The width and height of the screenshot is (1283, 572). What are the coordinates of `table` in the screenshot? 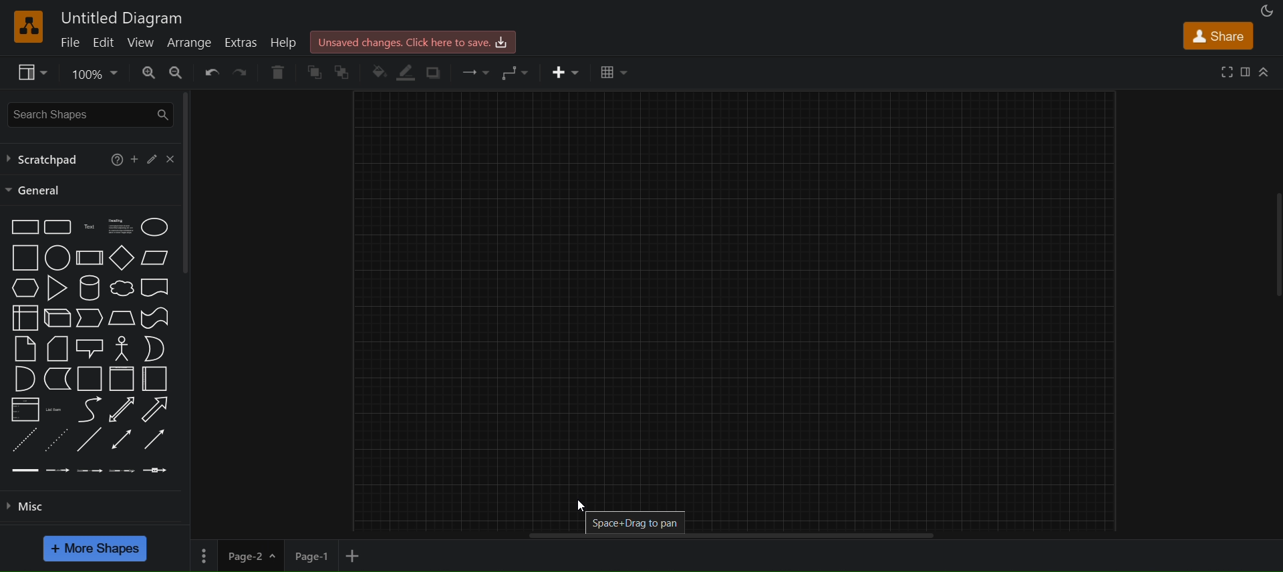 It's located at (613, 70).